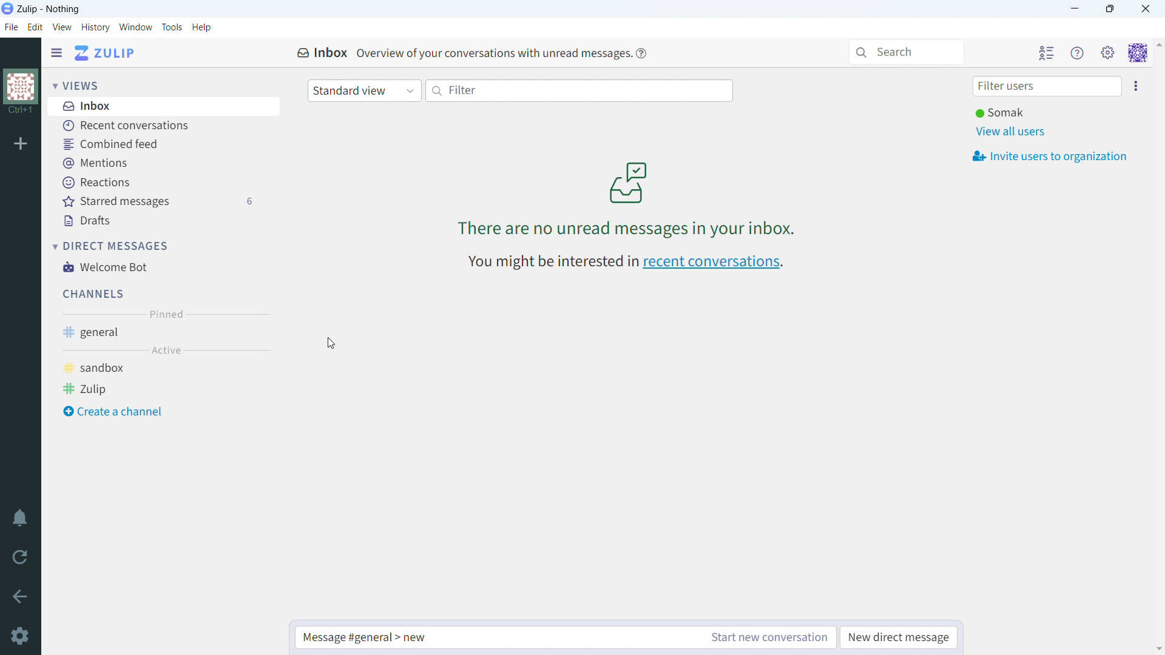 This screenshot has width=1165, height=655. Describe the element at coordinates (20, 86) in the screenshot. I see `organization` at that location.